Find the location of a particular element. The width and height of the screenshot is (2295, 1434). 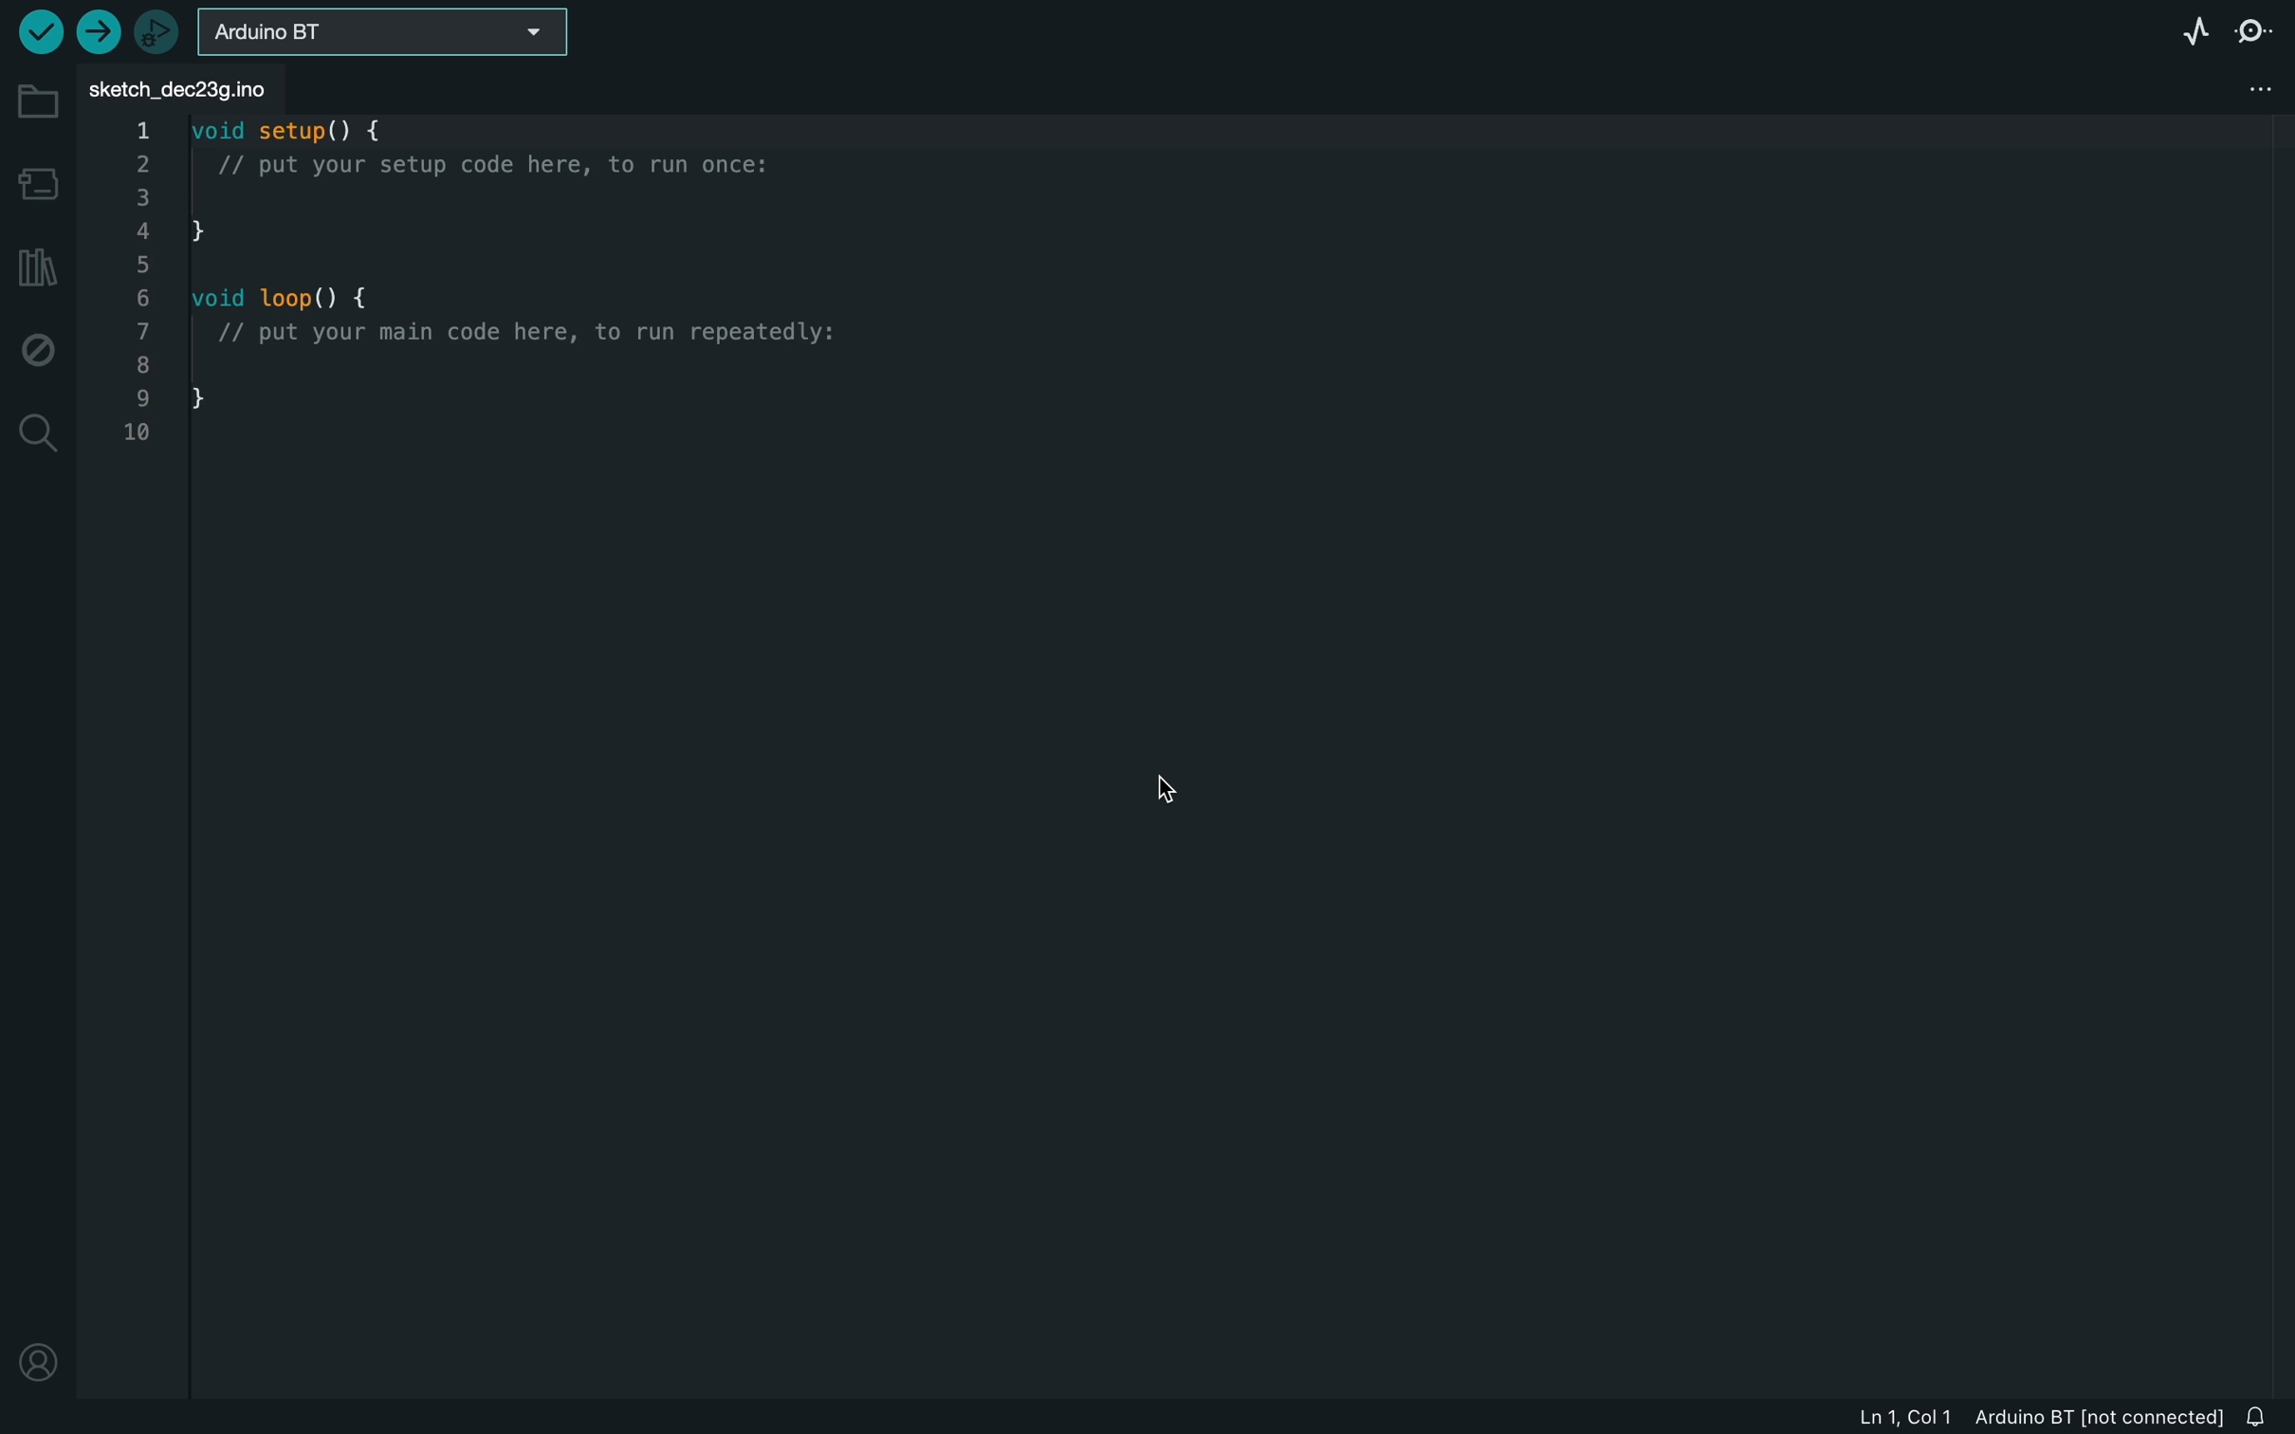

debugger is located at coordinates (158, 33).